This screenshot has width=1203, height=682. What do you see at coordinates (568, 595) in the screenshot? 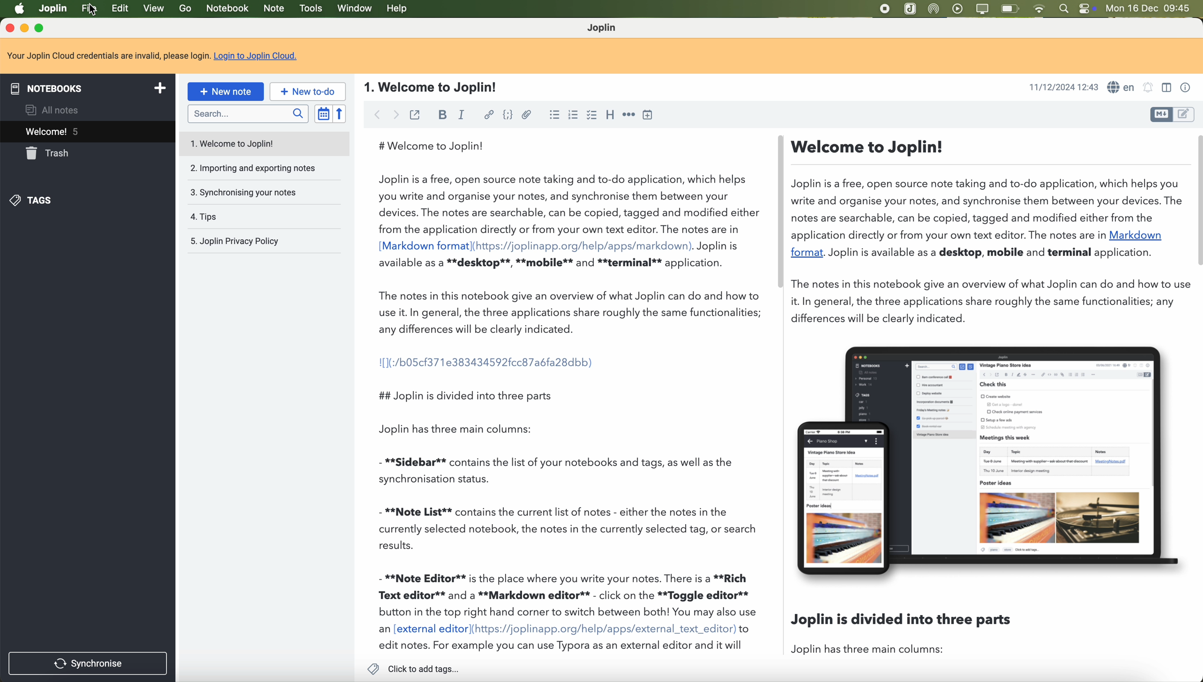
I see `- **Note Editor** is the place where you write your notes. There is a **Rich
Text editor** and a **Markdown editor** - click on the **Toggle editor**
button in the top right hand corner to switch between both! You may also use` at bounding box center [568, 595].